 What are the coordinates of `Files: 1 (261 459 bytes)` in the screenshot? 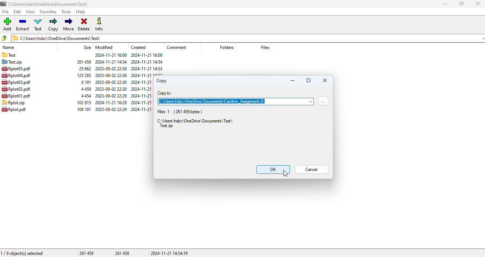 It's located at (180, 112).